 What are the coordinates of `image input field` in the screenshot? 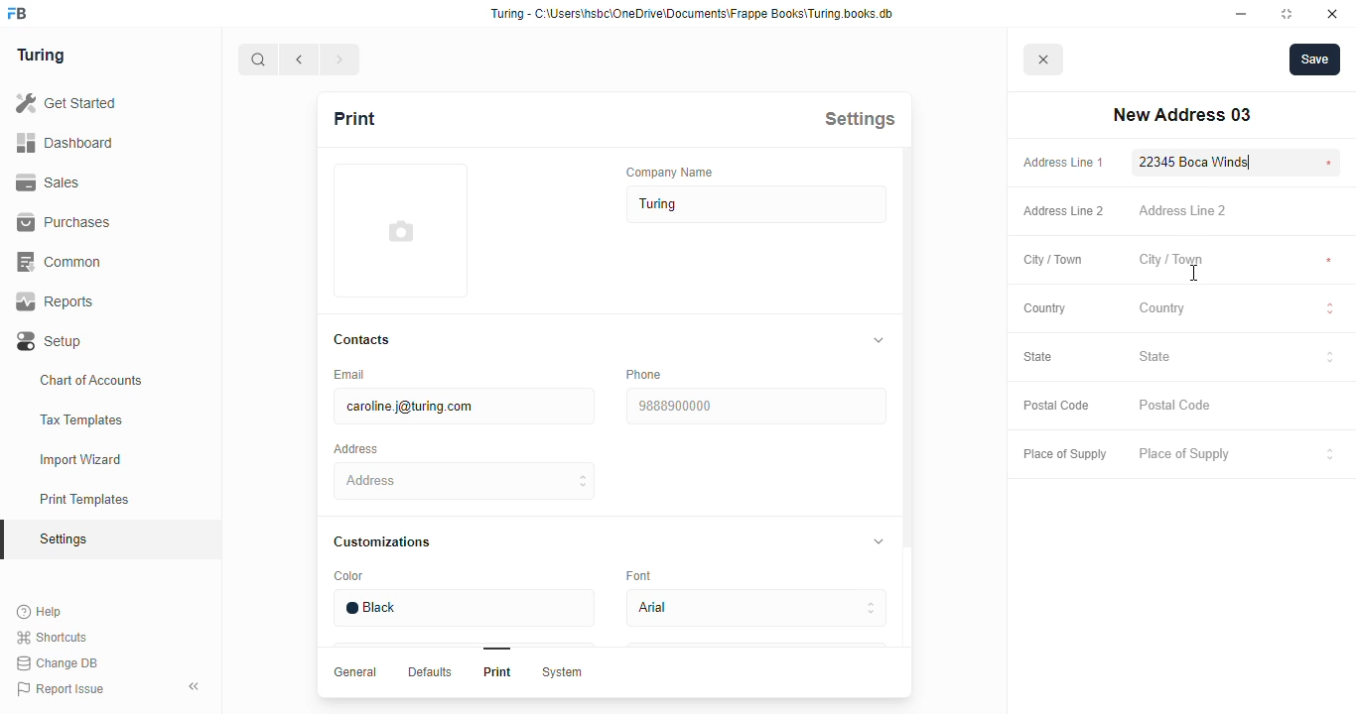 It's located at (398, 230).